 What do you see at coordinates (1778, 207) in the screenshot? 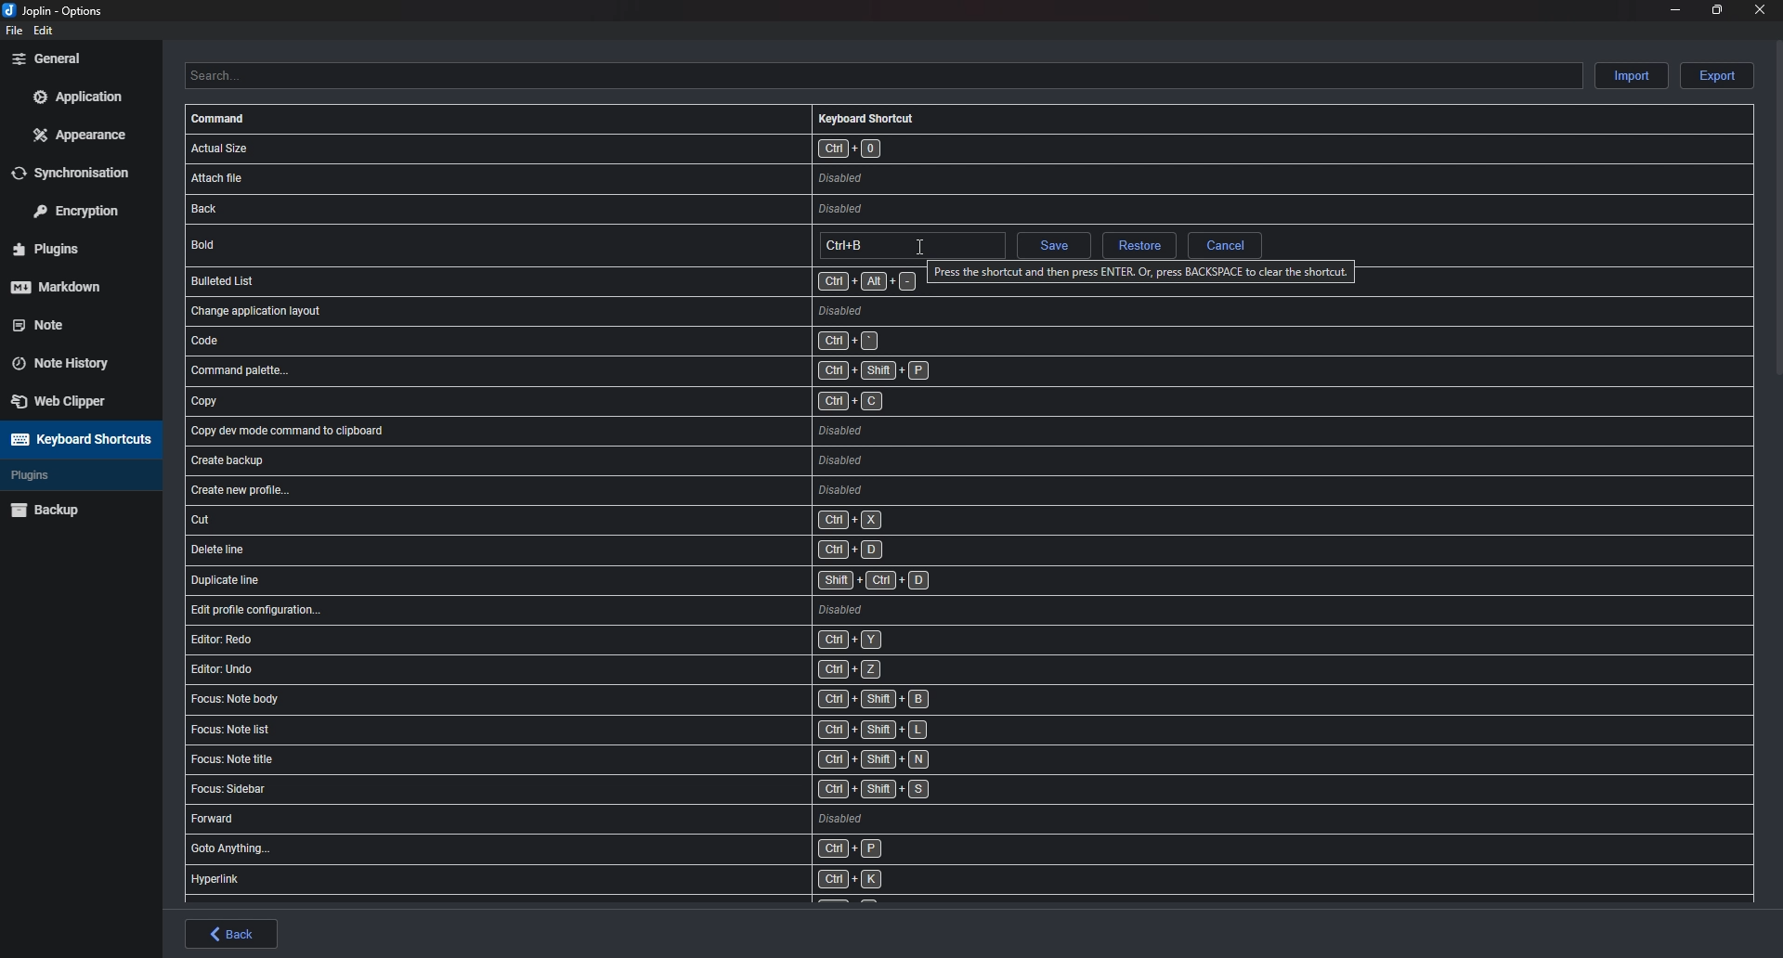
I see `scroll bar` at bounding box center [1778, 207].